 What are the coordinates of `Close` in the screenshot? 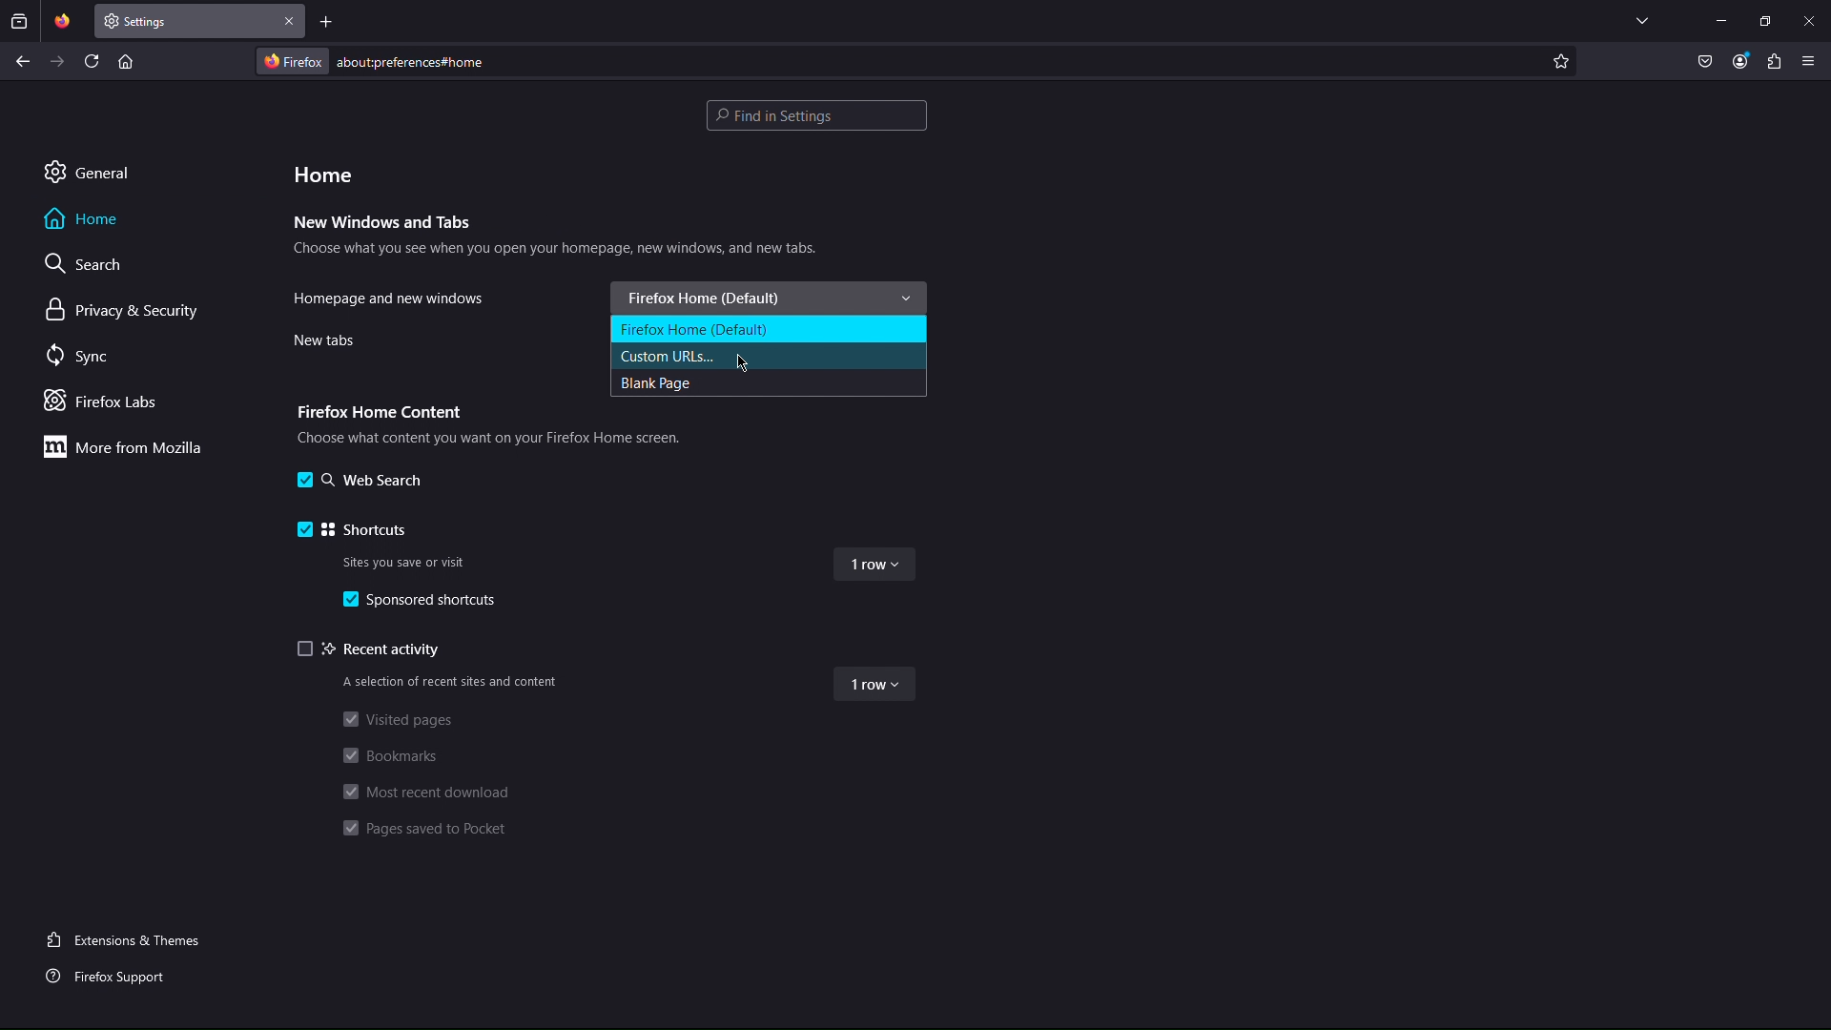 It's located at (290, 21).